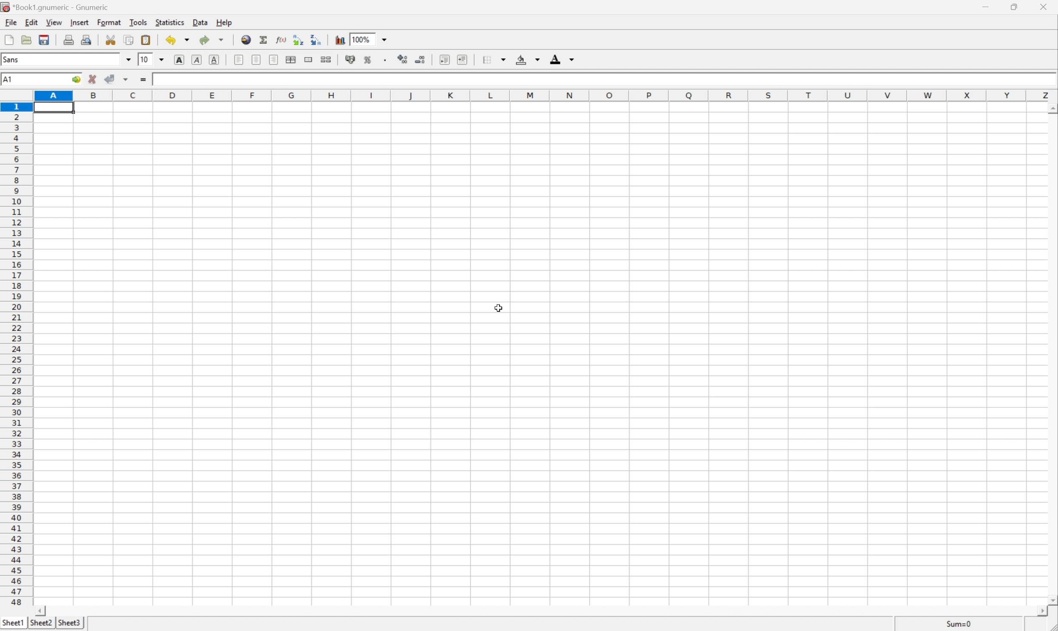  What do you see at coordinates (145, 60) in the screenshot?
I see `10` at bounding box center [145, 60].